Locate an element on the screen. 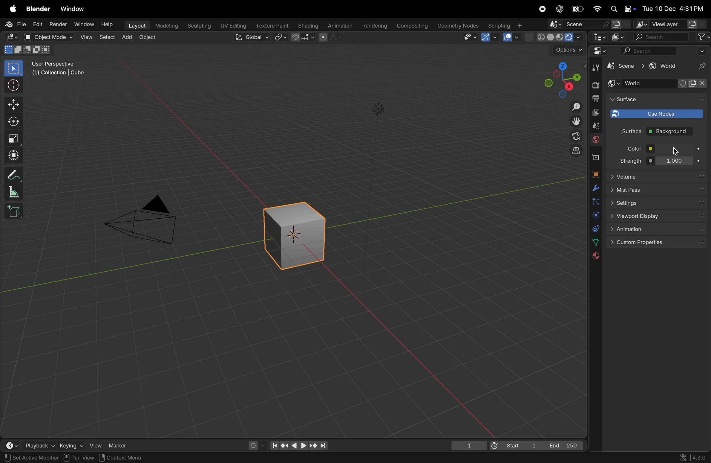 The width and height of the screenshot is (711, 463). World is located at coordinates (596, 141).